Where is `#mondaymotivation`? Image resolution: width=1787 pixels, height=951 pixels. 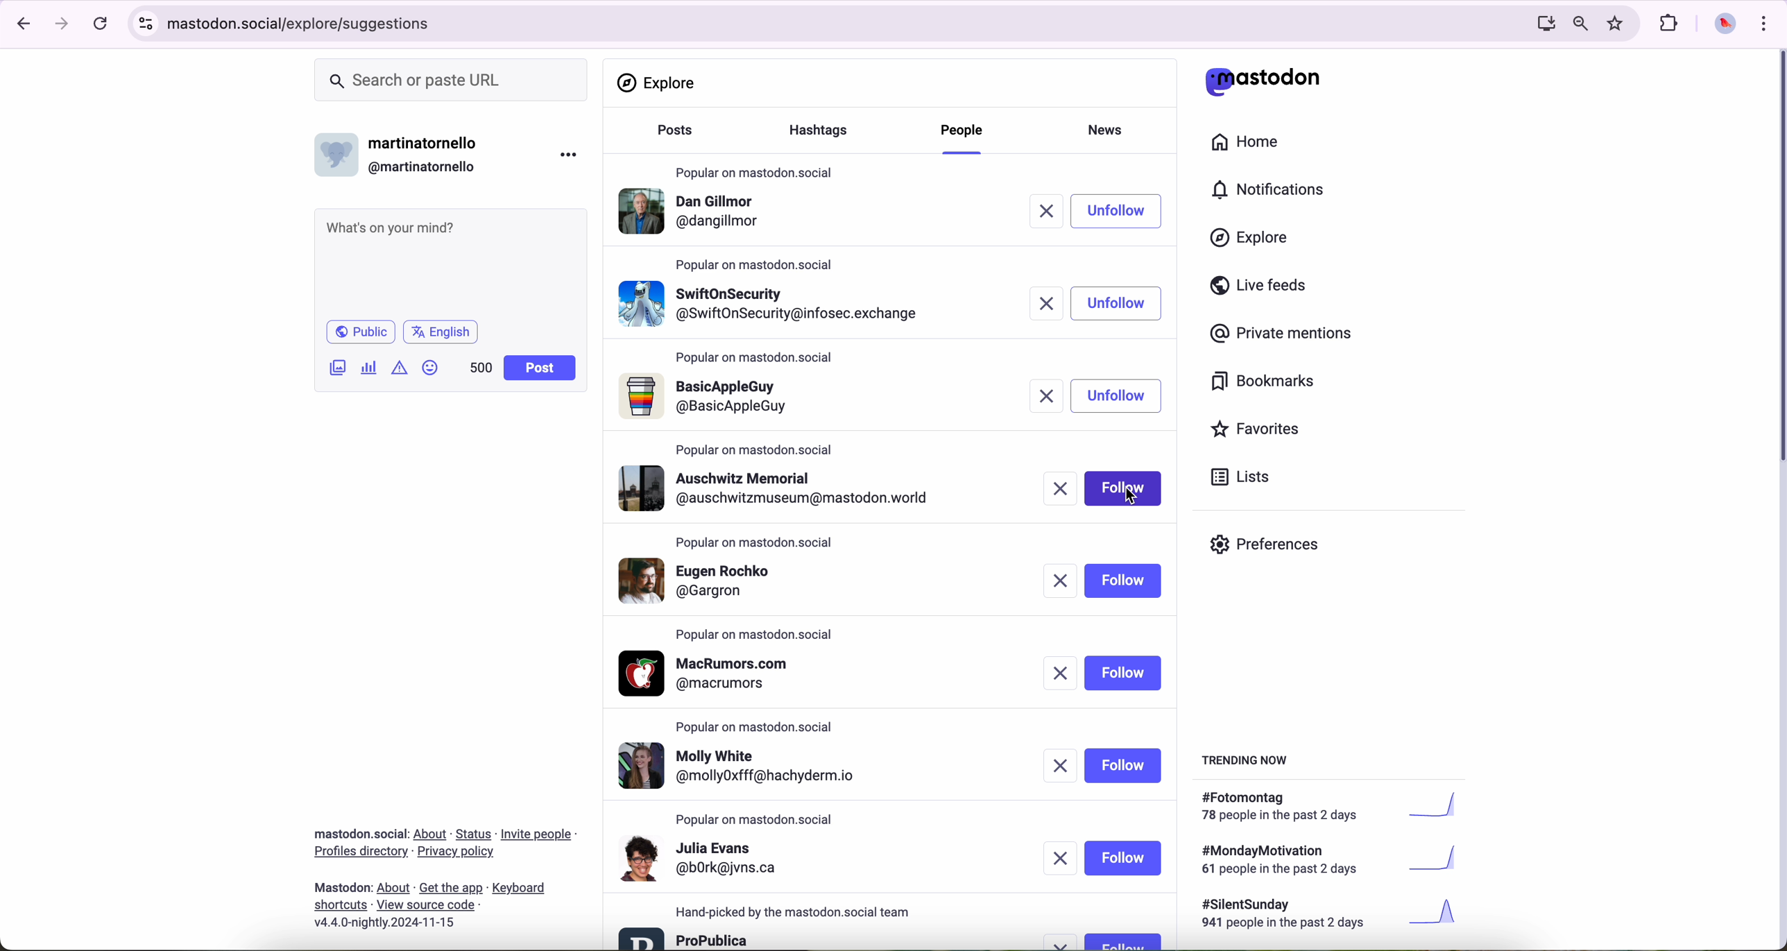 #mondaymotivation is located at coordinates (1327, 859).